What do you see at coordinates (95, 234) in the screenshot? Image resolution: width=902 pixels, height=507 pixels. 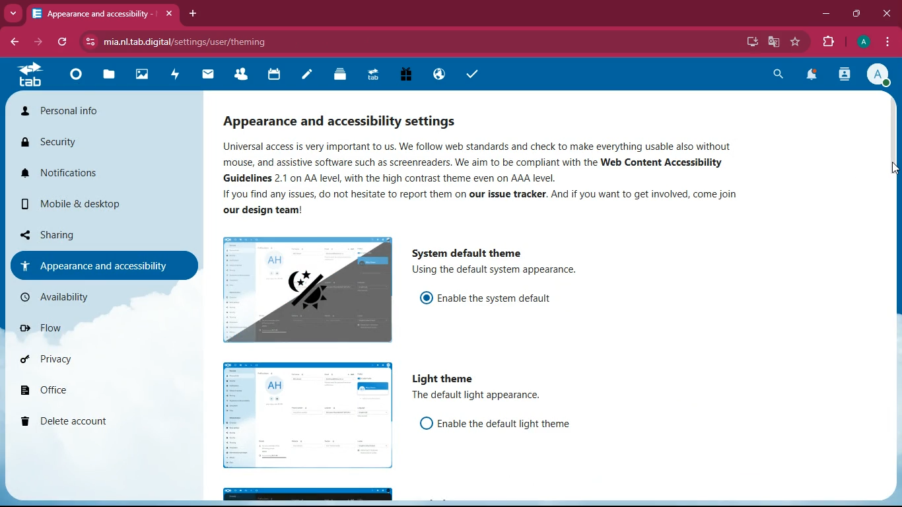 I see `sharing` at bounding box center [95, 234].